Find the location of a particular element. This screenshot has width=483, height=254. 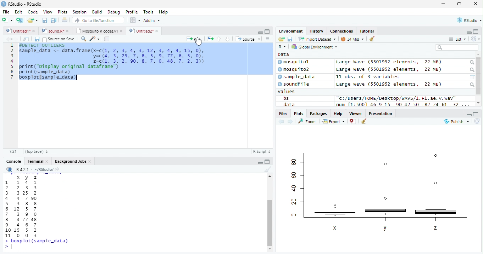

RStudio - RStudio is located at coordinates (25, 4).